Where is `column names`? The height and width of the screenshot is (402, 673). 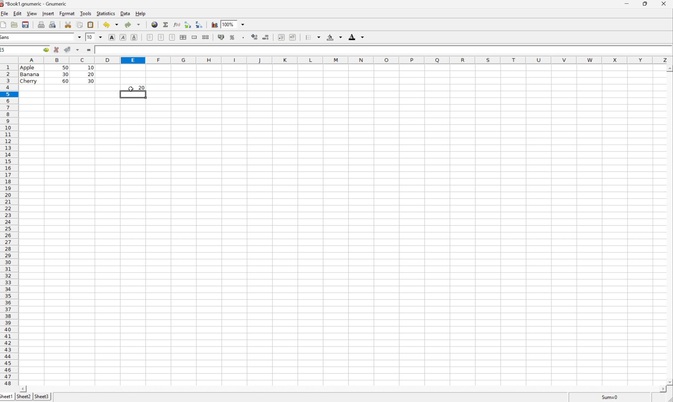 column names is located at coordinates (343, 60).